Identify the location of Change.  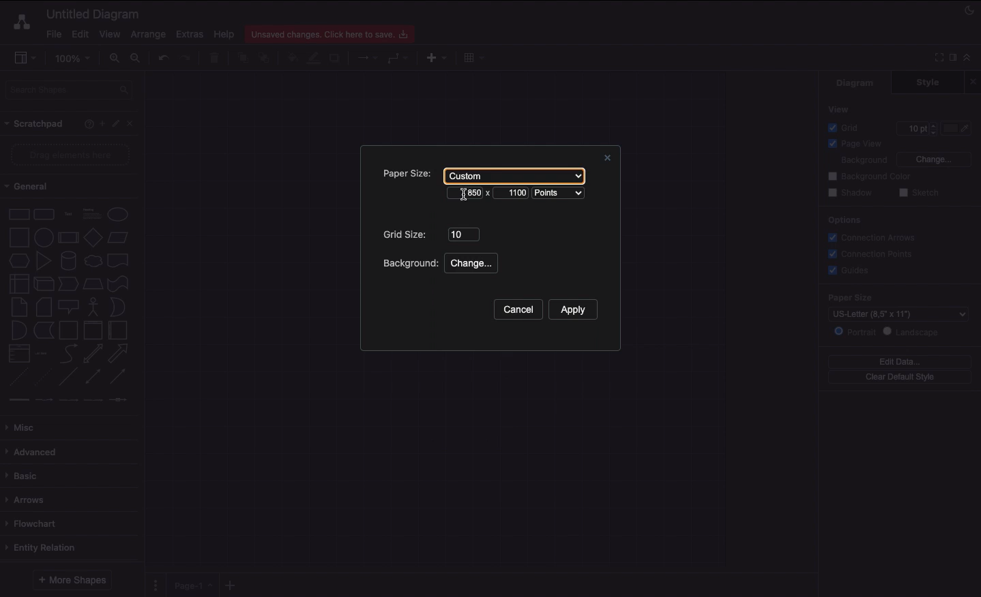
(933, 158).